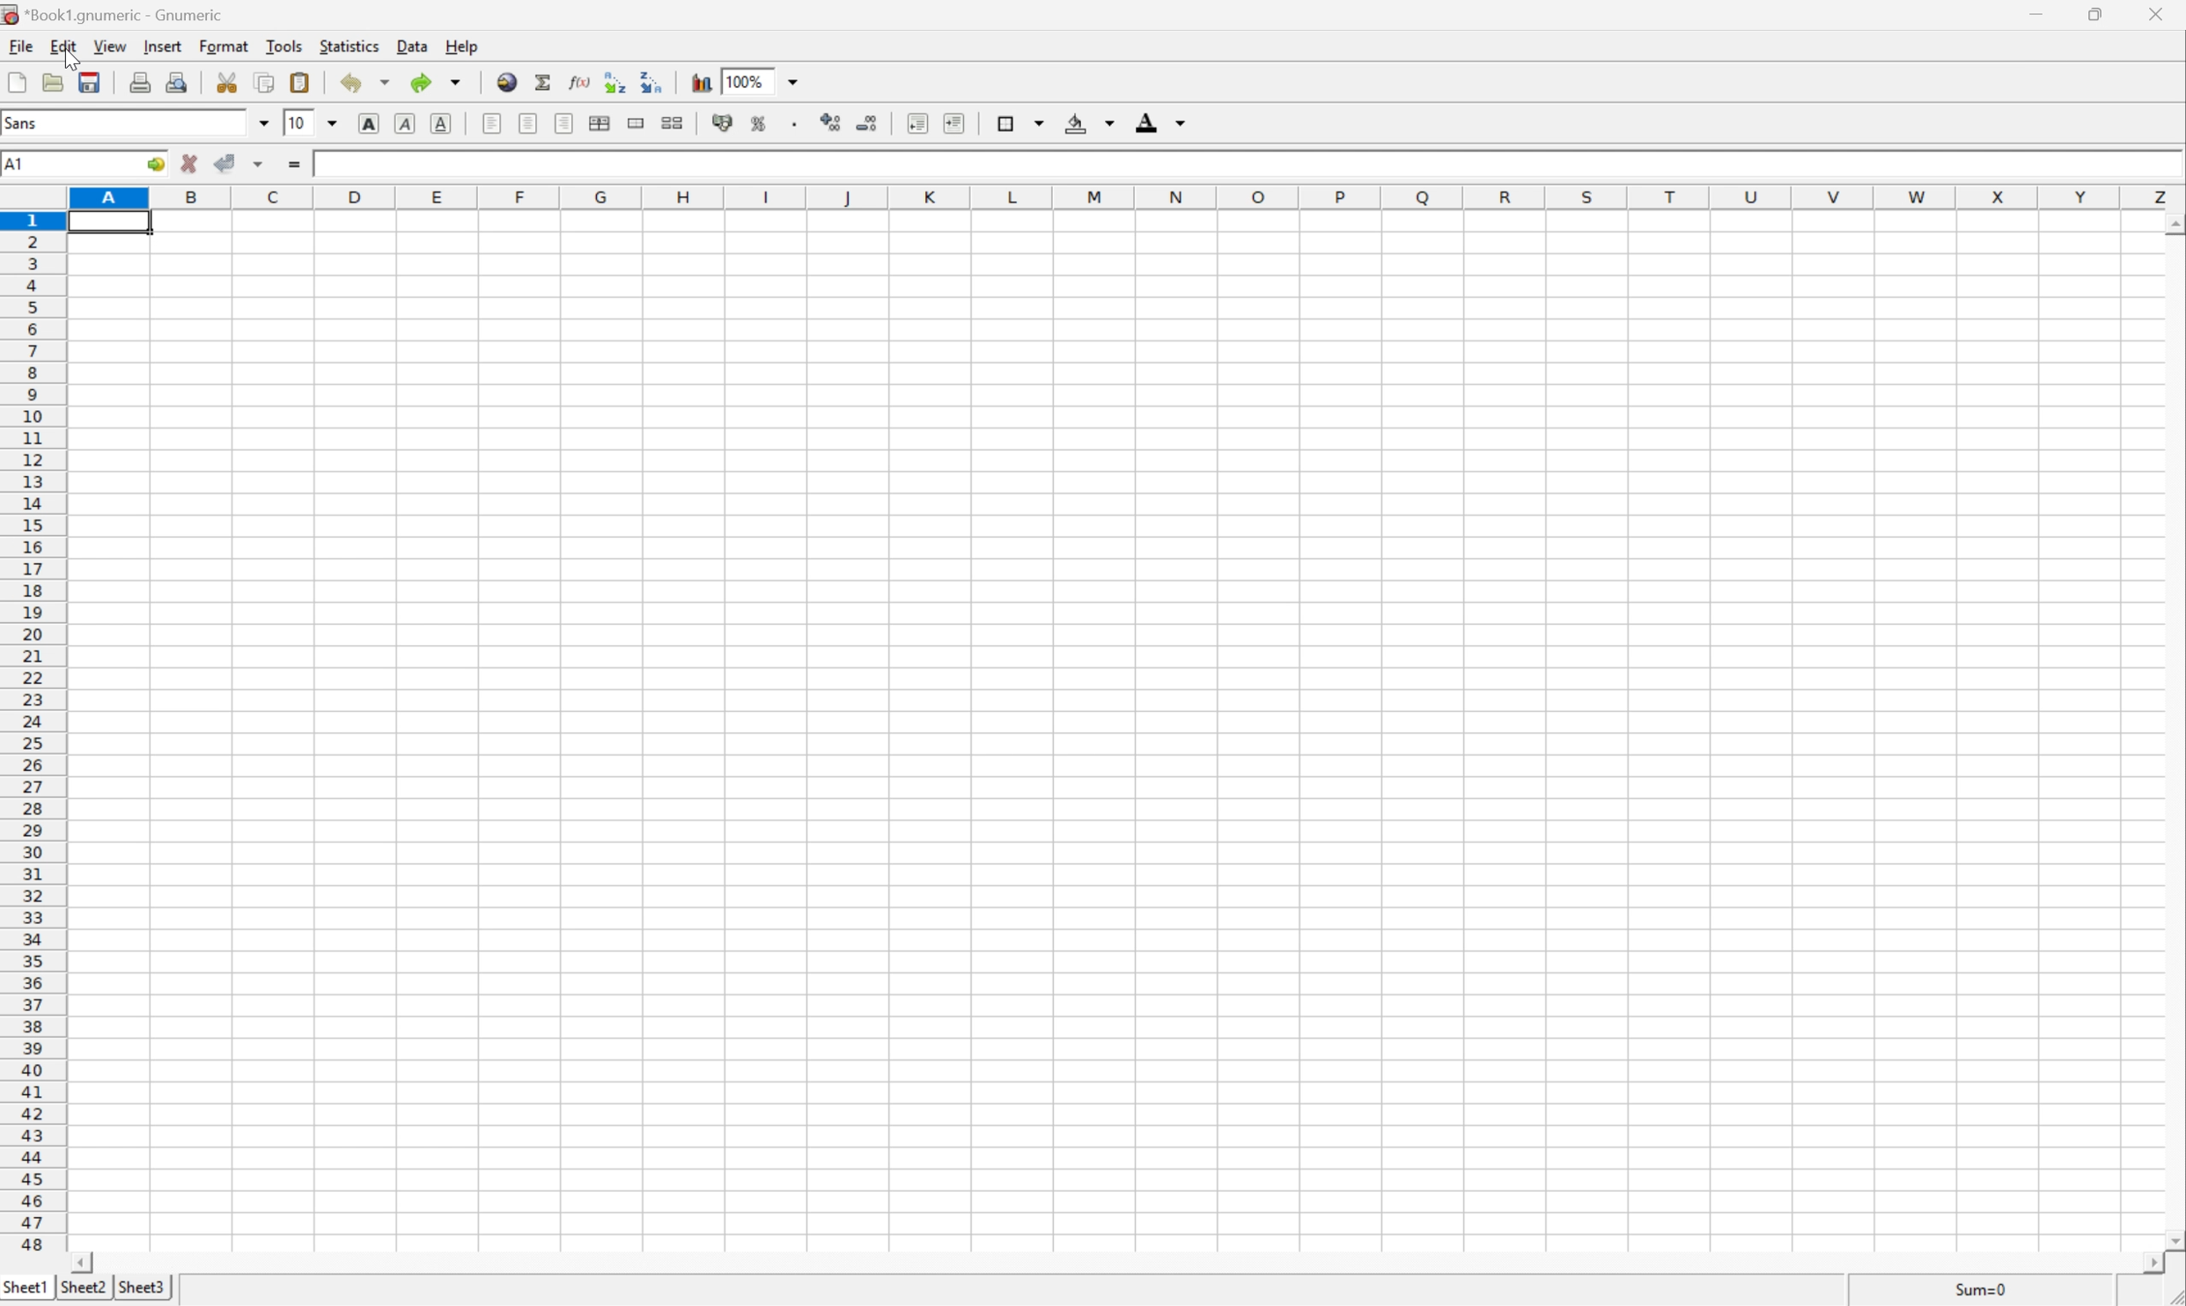 This screenshot has height=1306, width=2186. Describe the element at coordinates (492, 123) in the screenshot. I see `align left` at that location.